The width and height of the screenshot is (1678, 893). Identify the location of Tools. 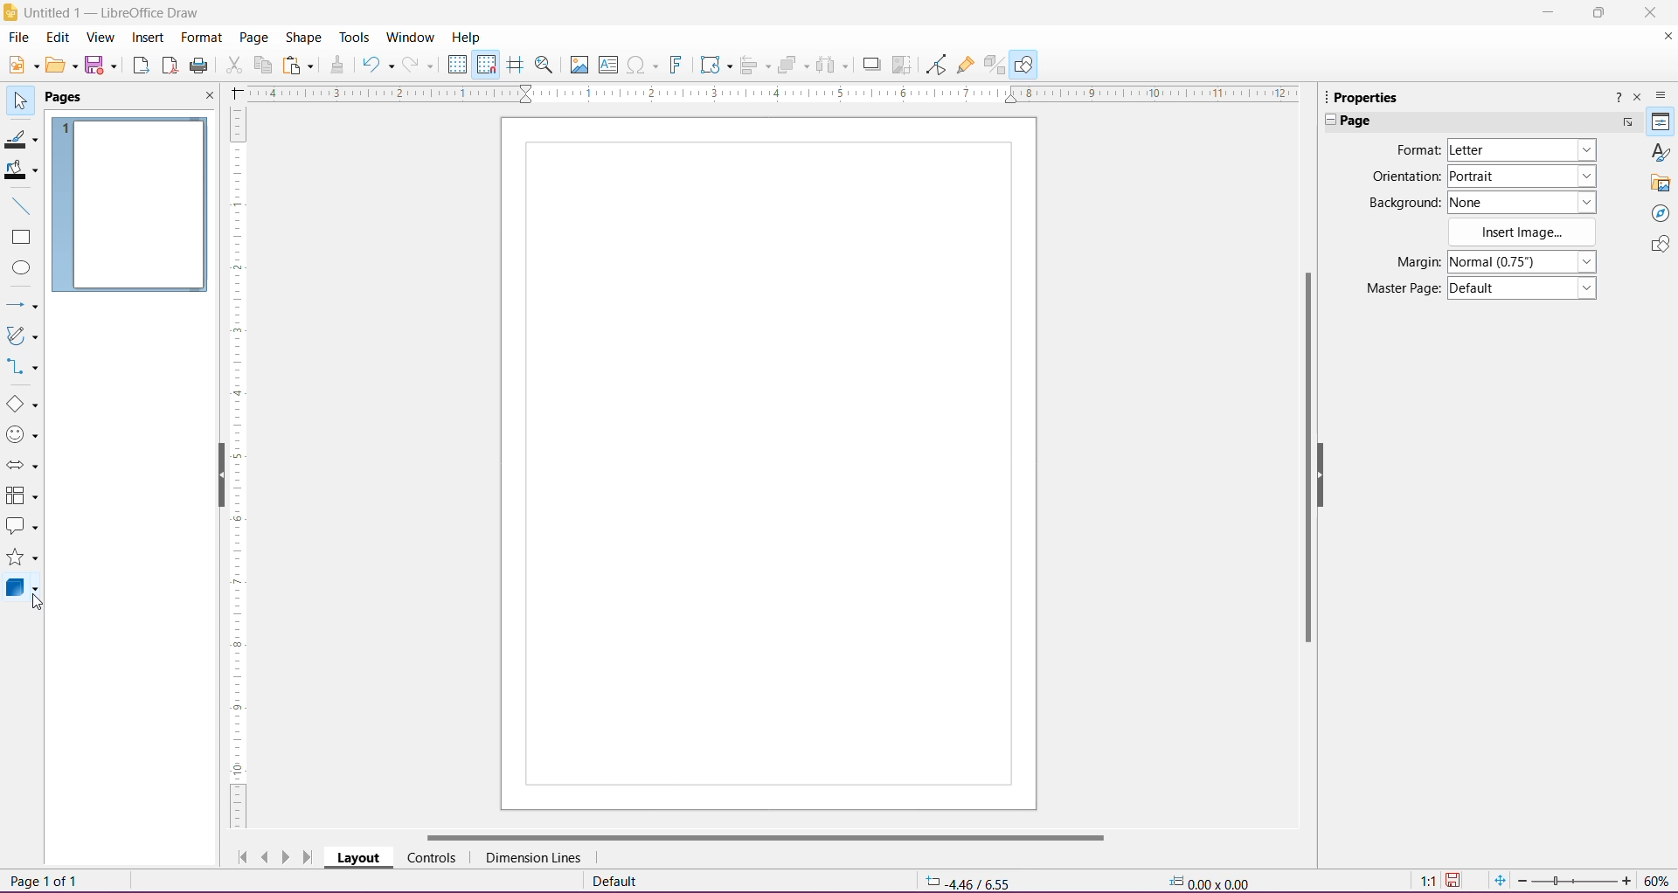
(356, 38).